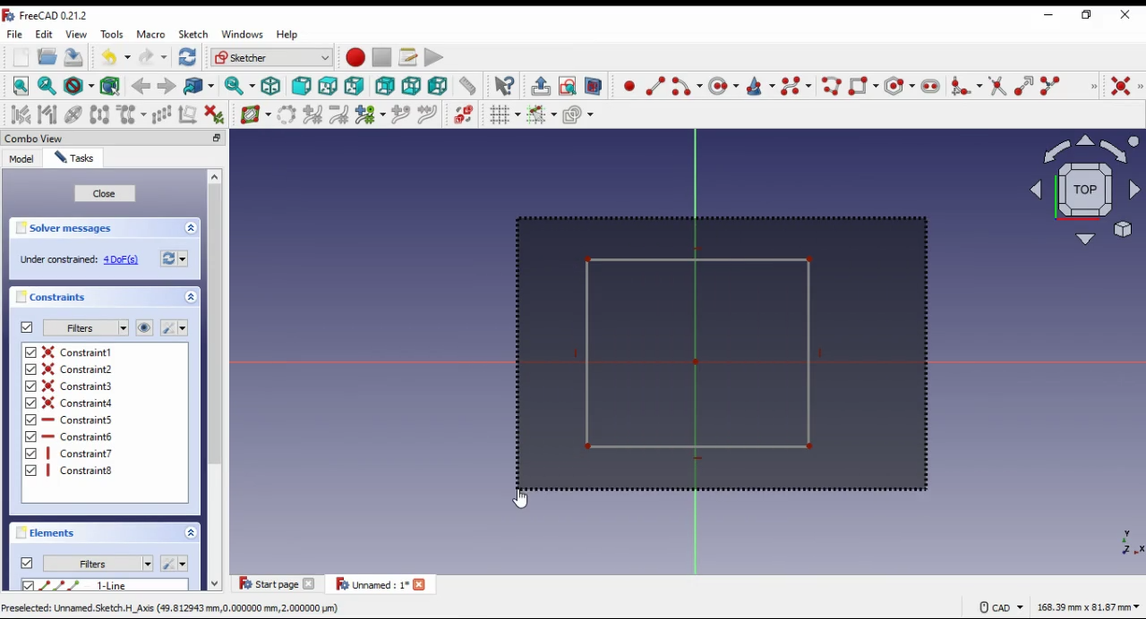 The image size is (1146, 619). Describe the element at coordinates (81, 471) in the screenshot. I see `Constraint` at that location.